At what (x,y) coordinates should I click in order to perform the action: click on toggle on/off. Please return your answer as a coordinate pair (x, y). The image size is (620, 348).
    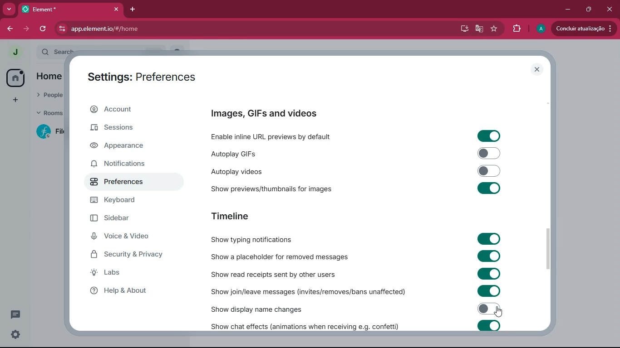
    Looking at the image, I should click on (490, 256).